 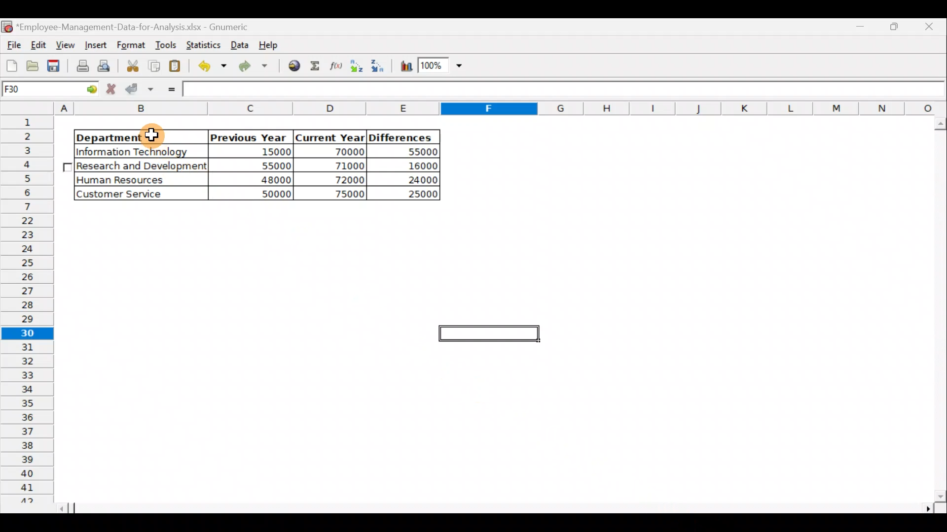 What do you see at coordinates (211, 66) in the screenshot?
I see `Undo last action` at bounding box center [211, 66].